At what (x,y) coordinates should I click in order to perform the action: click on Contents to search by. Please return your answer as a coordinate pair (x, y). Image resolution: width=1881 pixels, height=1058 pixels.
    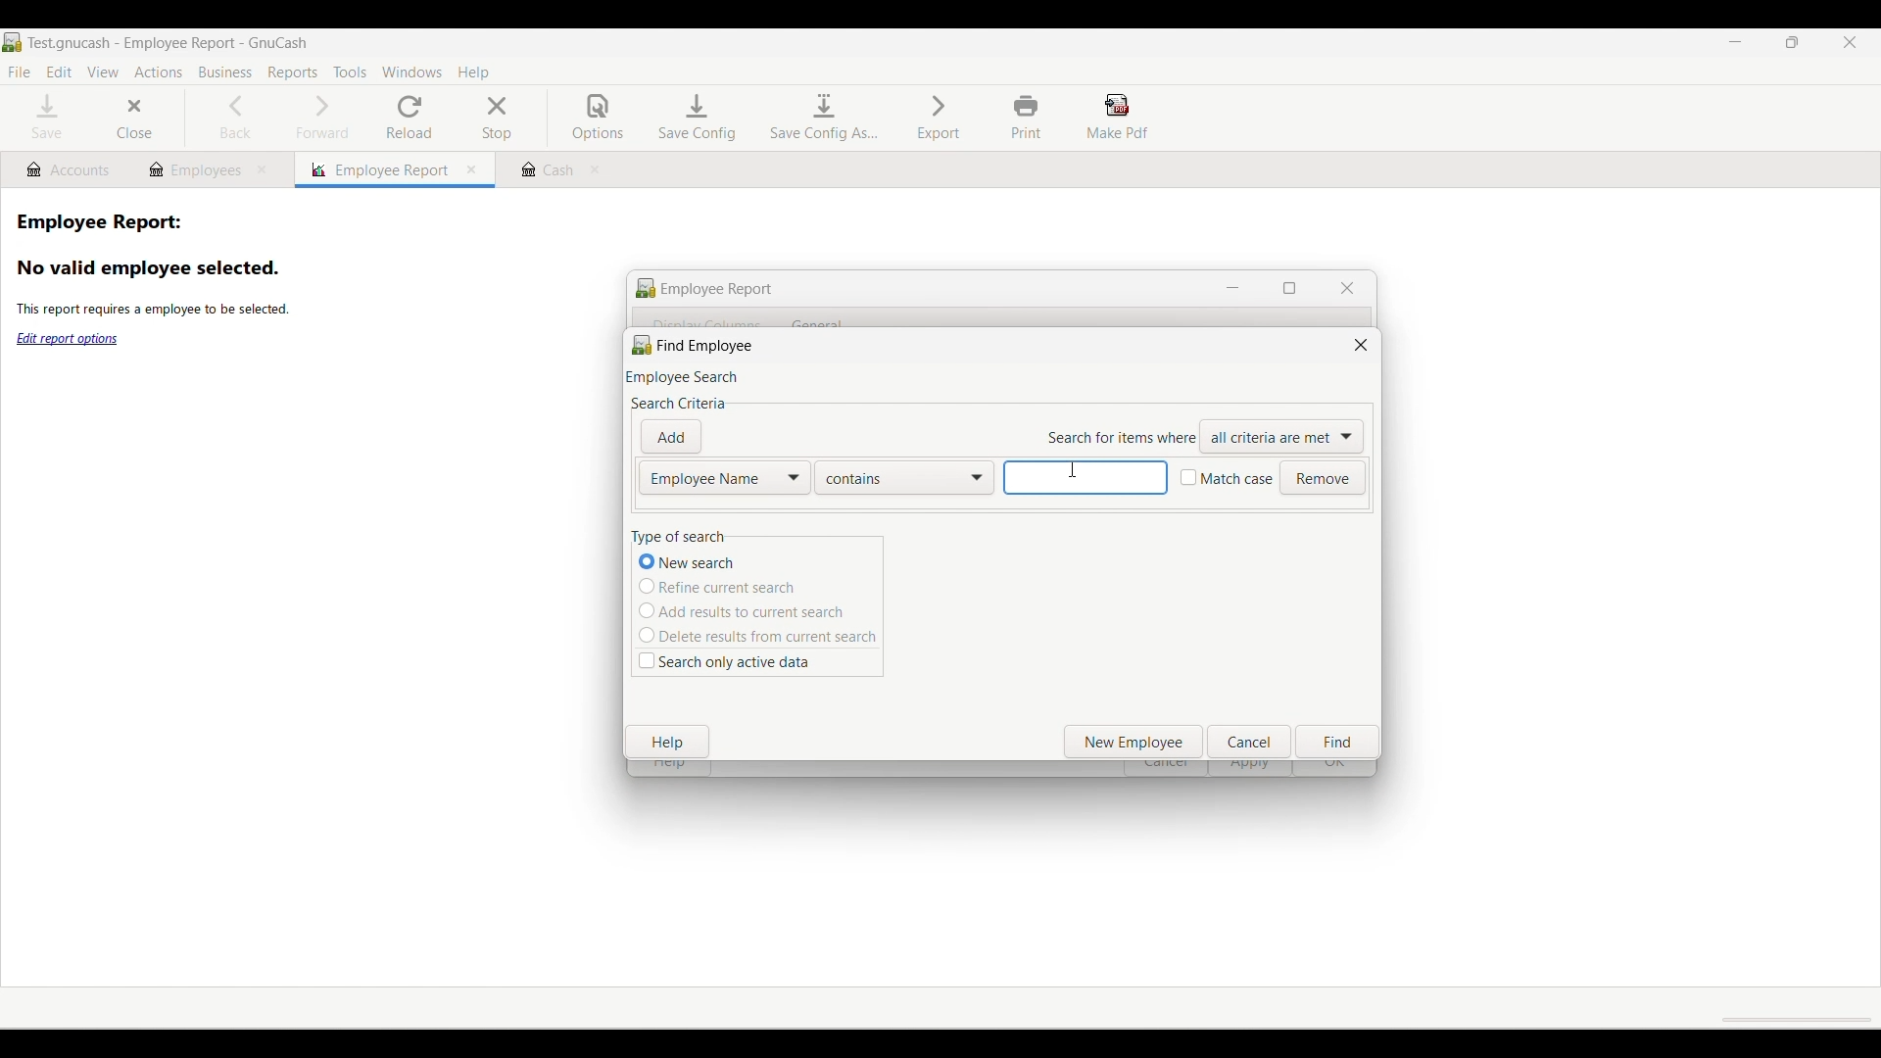
    Looking at the image, I should click on (905, 478).